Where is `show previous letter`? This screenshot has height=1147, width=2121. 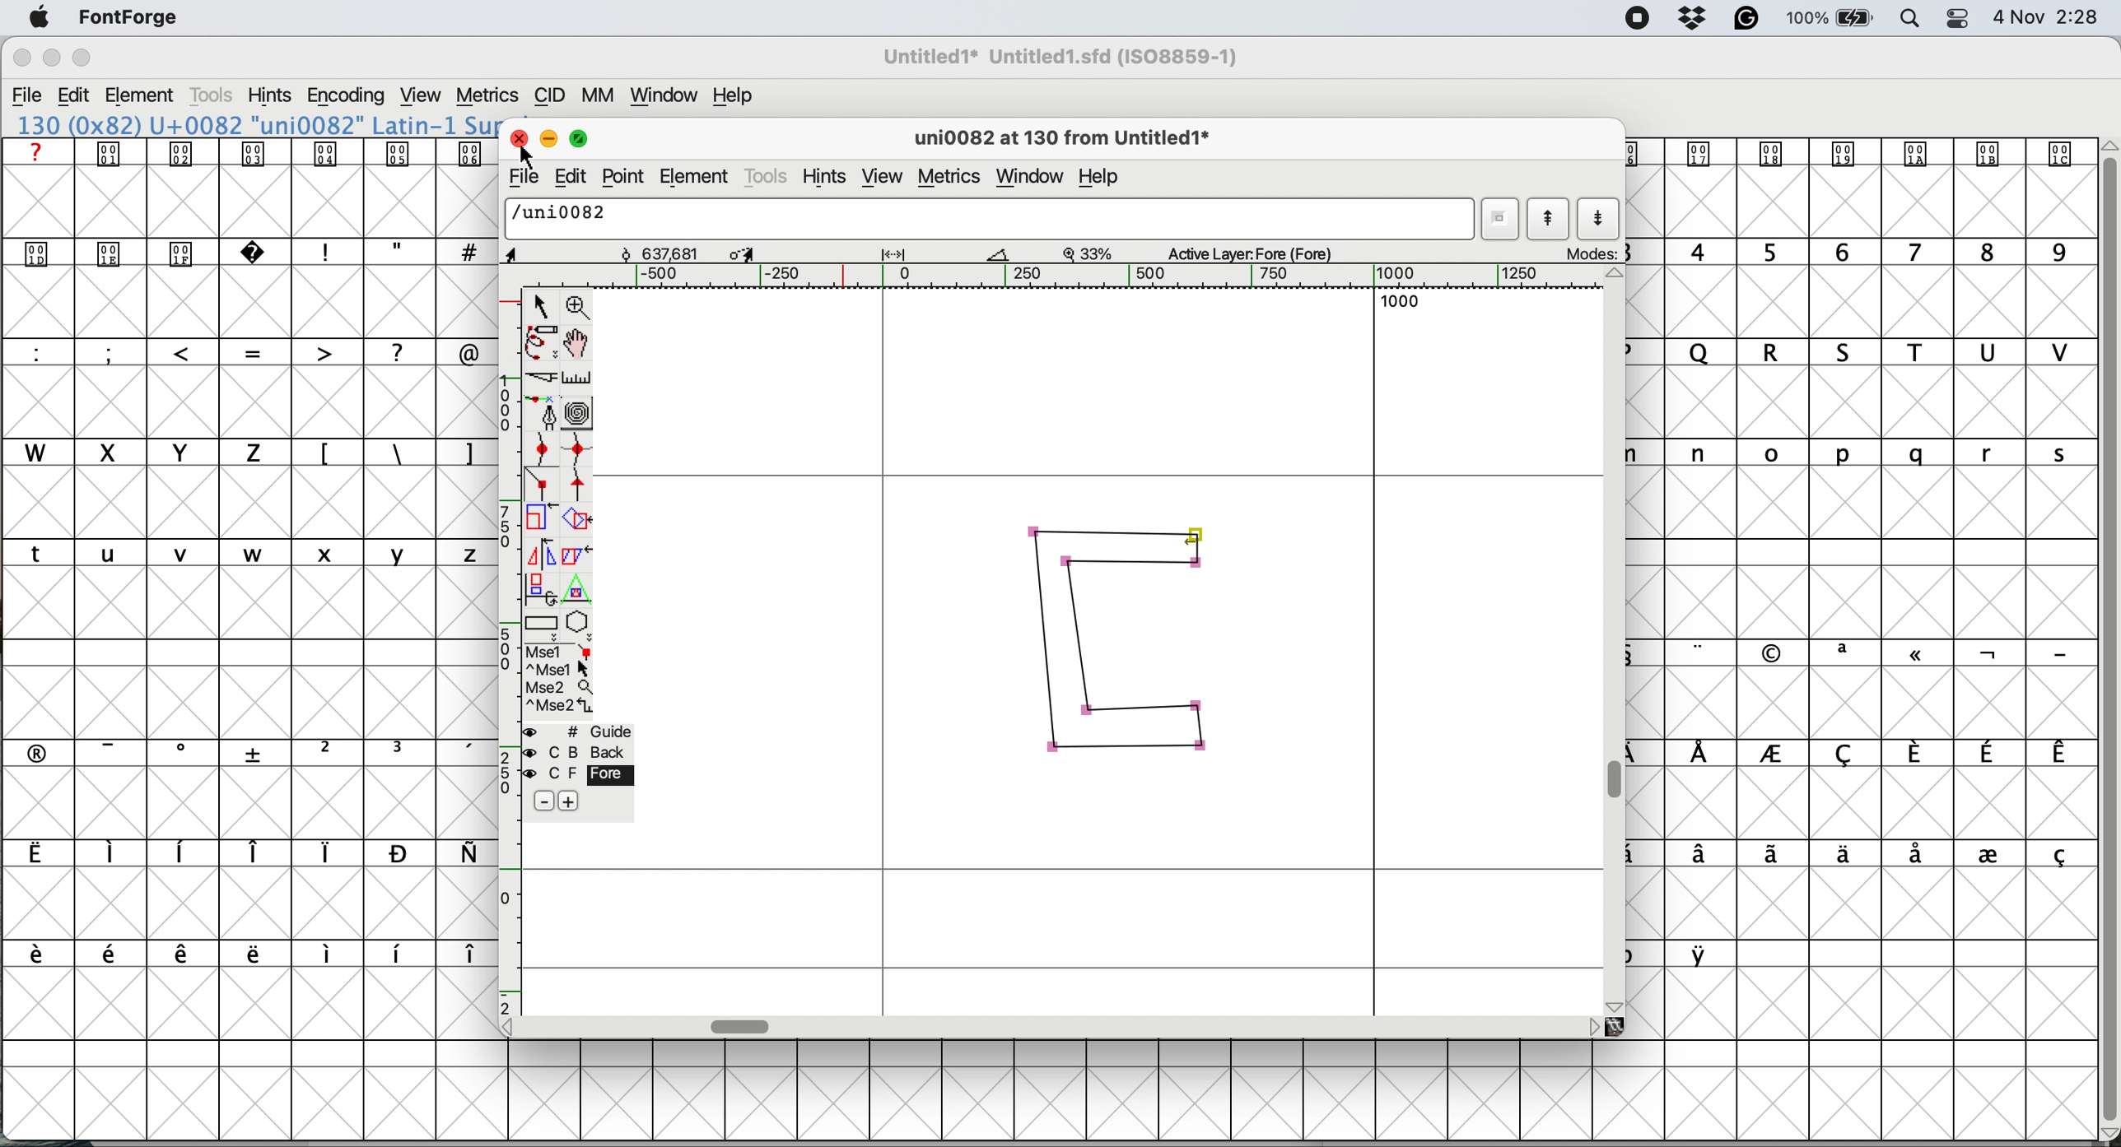
show previous letter is located at coordinates (1551, 217).